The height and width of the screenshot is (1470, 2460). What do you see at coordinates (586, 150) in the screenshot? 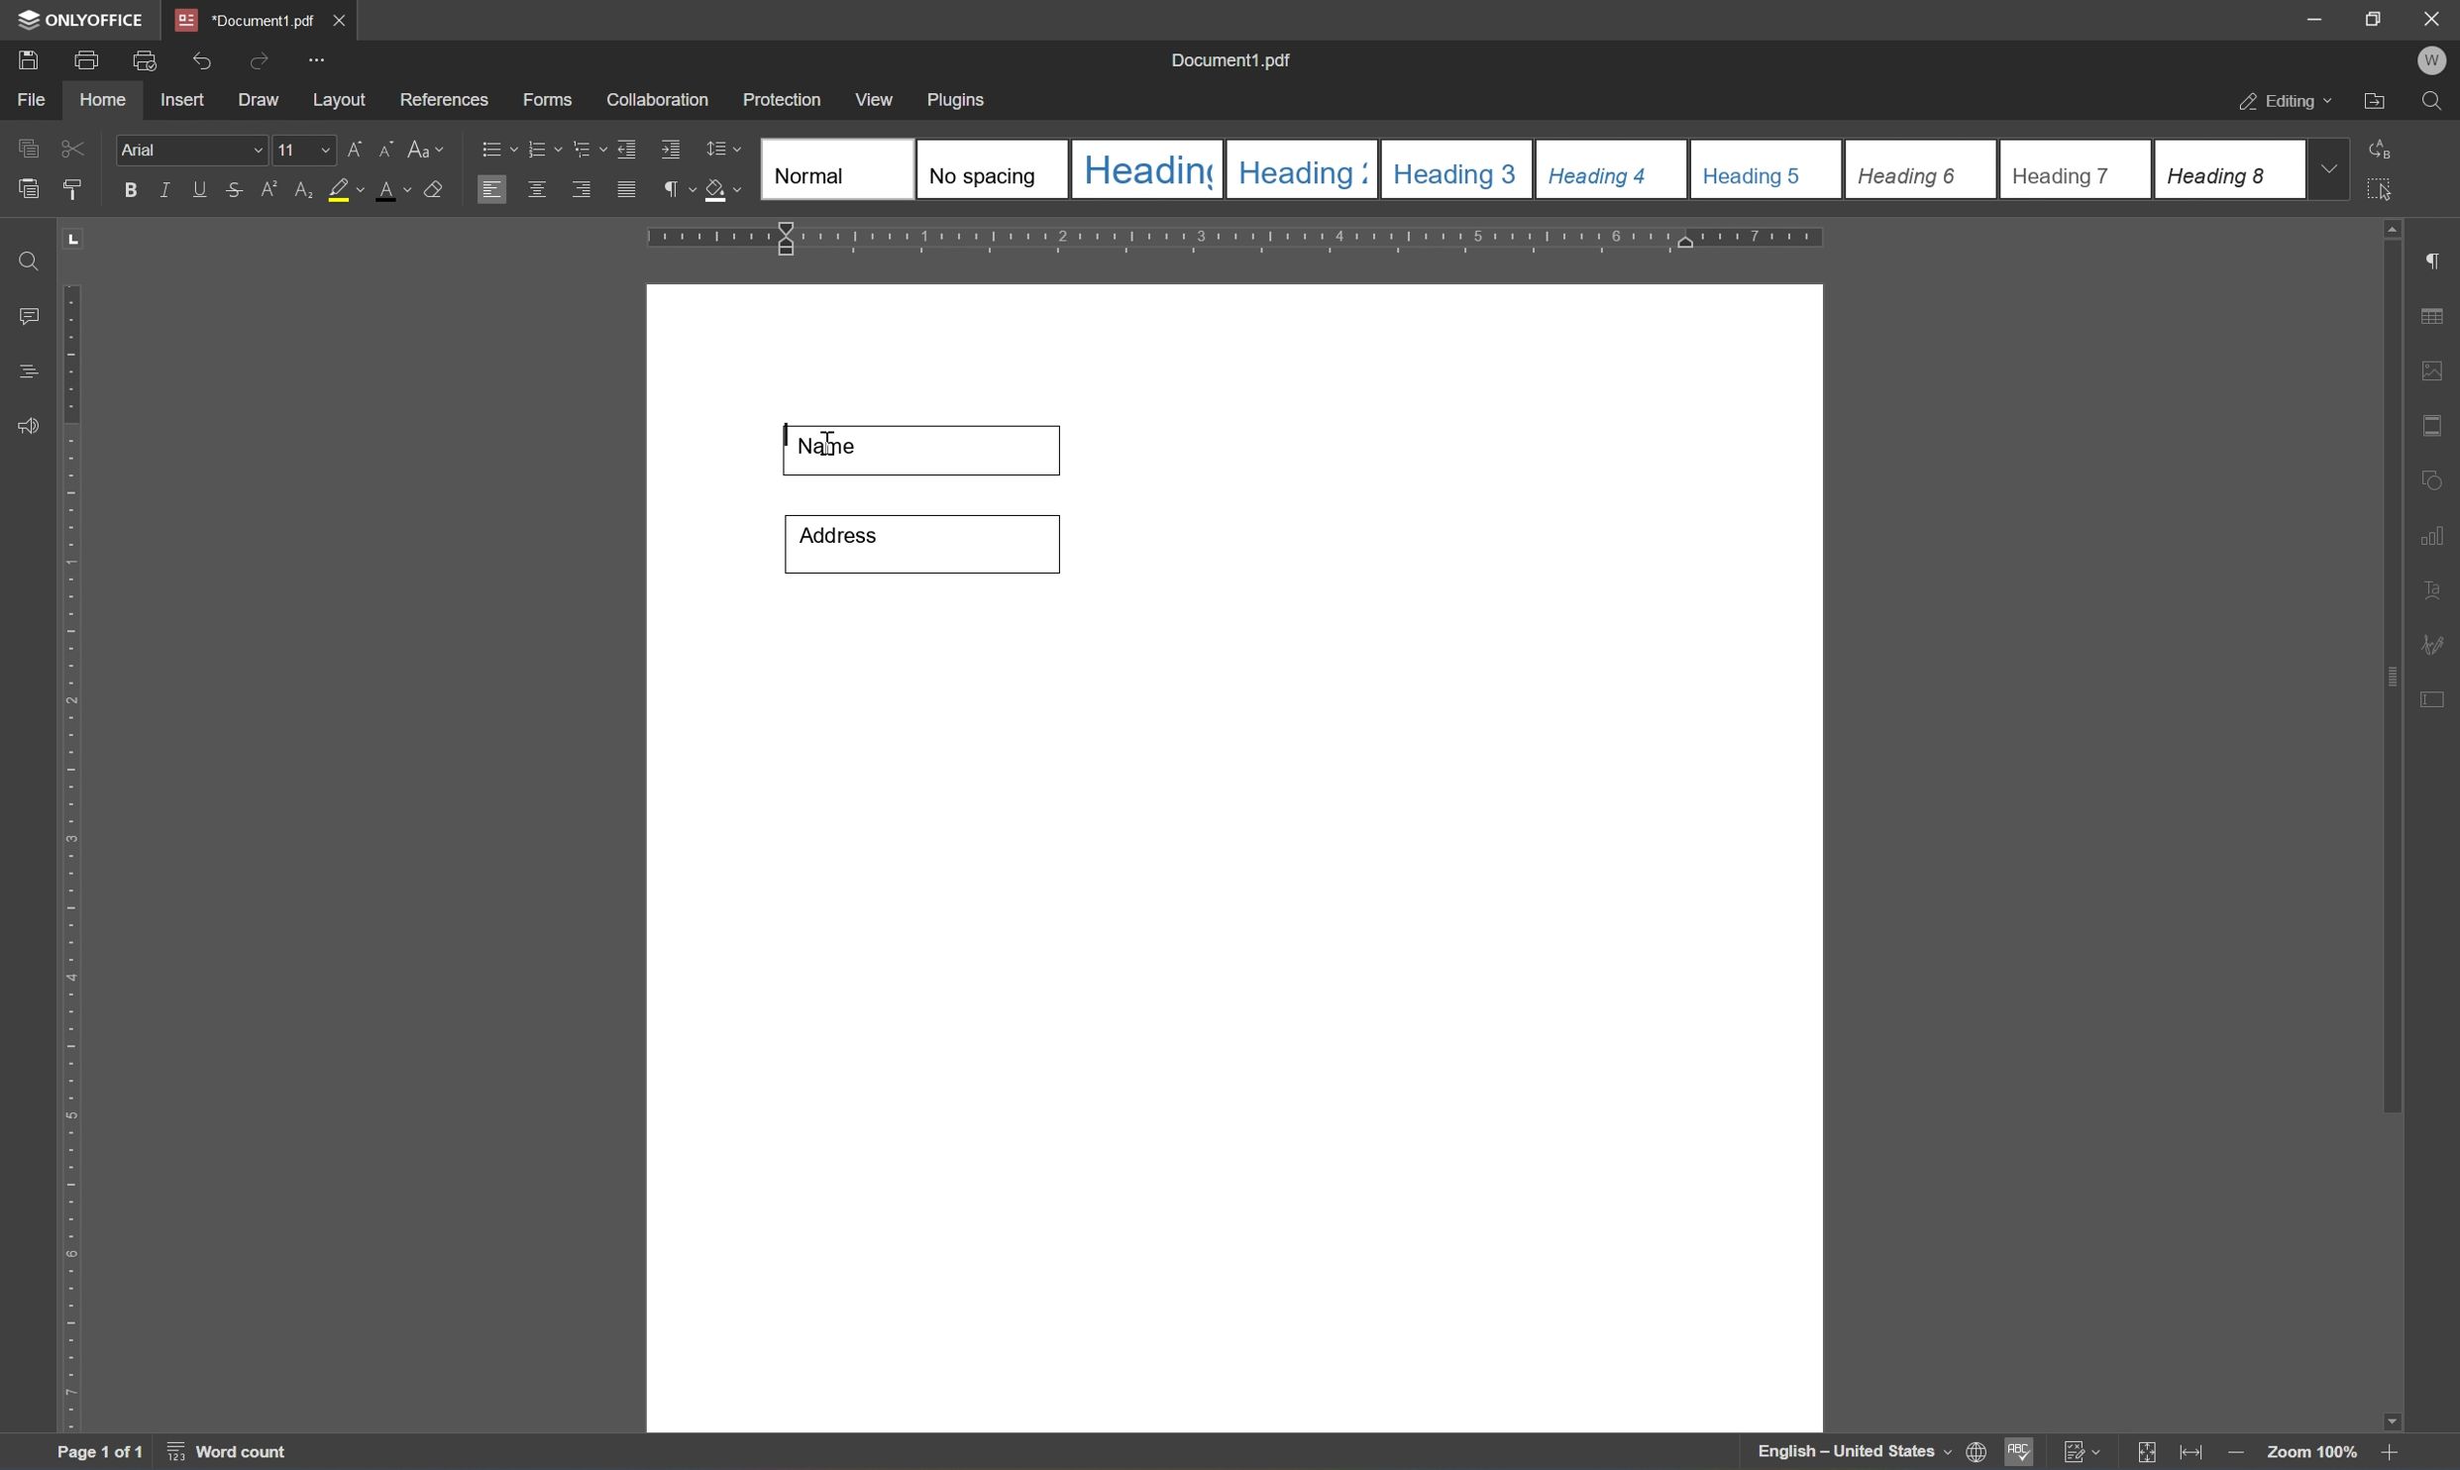
I see `multilevel list` at bounding box center [586, 150].